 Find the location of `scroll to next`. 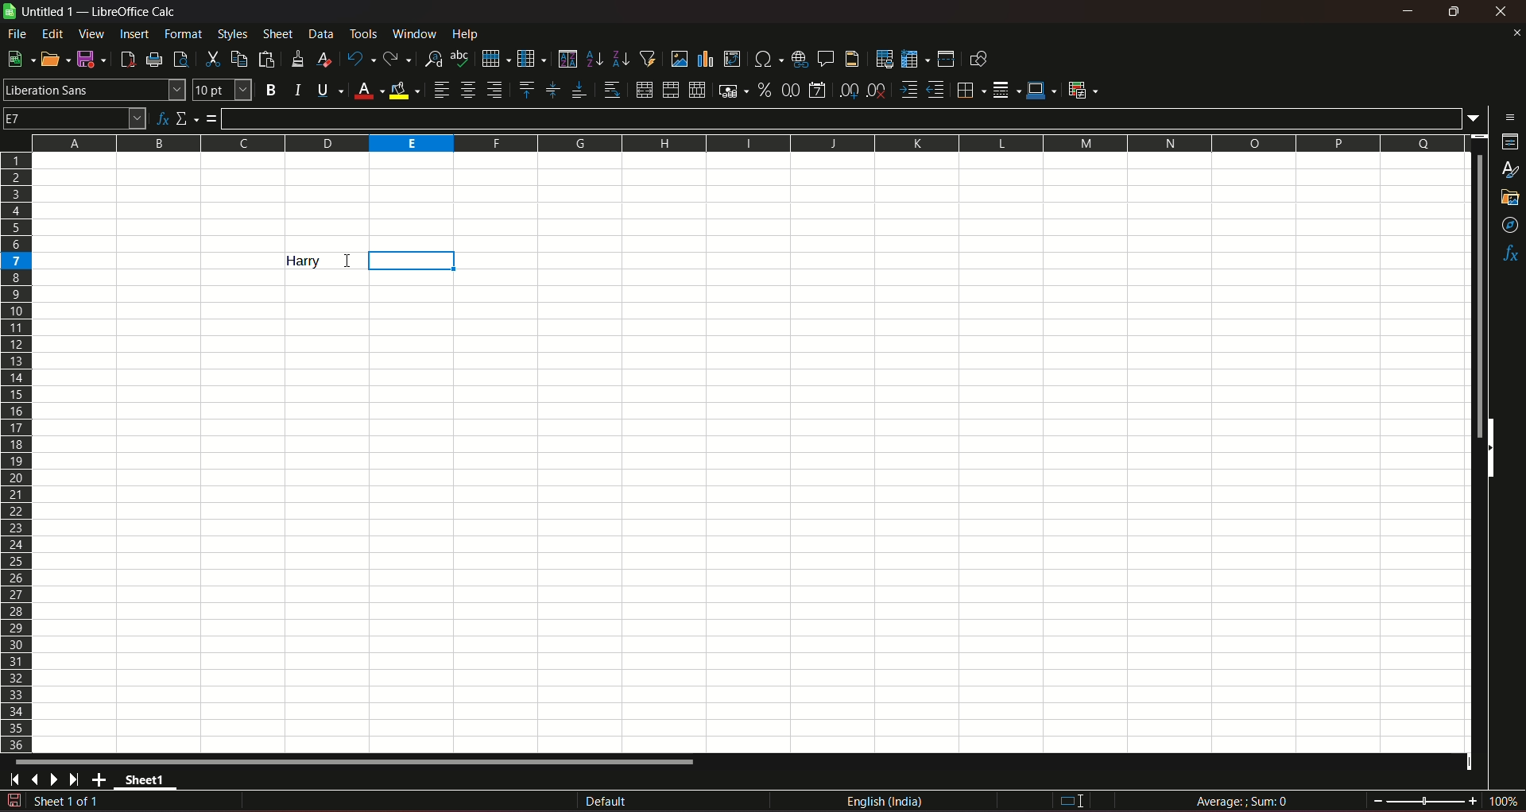

scroll to next is located at coordinates (57, 780).